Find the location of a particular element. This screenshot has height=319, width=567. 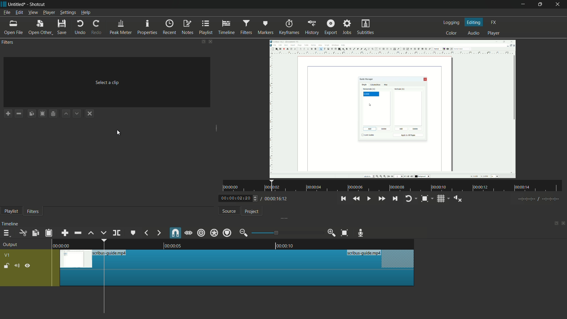

show volume control is located at coordinates (457, 199).